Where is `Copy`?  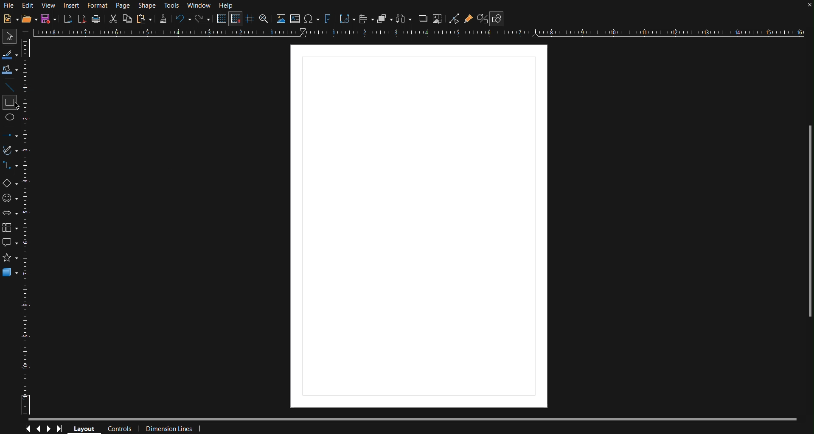
Copy is located at coordinates (127, 19).